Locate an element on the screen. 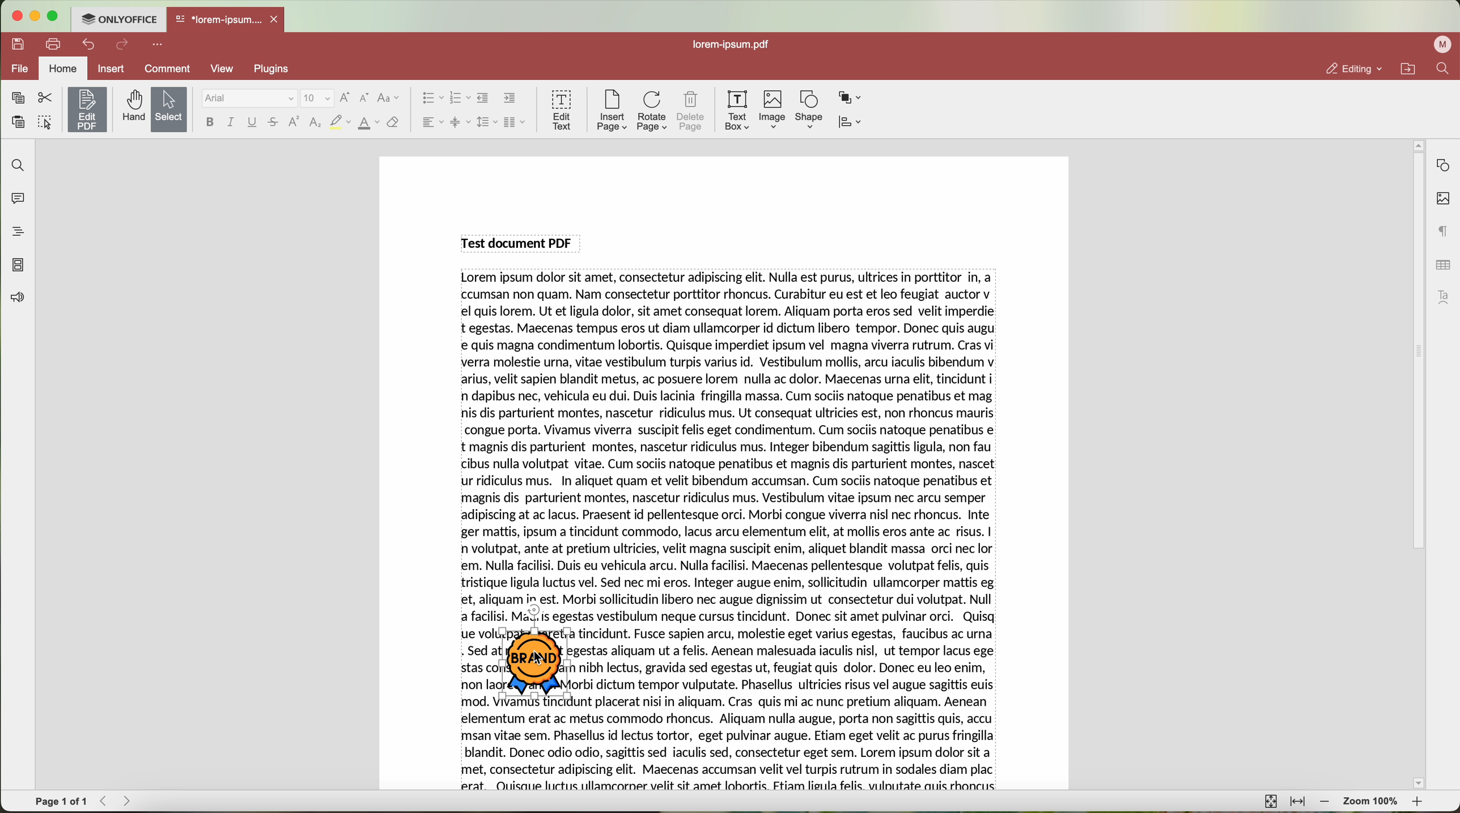 This screenshot has width=1460, height=813. ONLYOFFICE is located at coordinates (118, 18).